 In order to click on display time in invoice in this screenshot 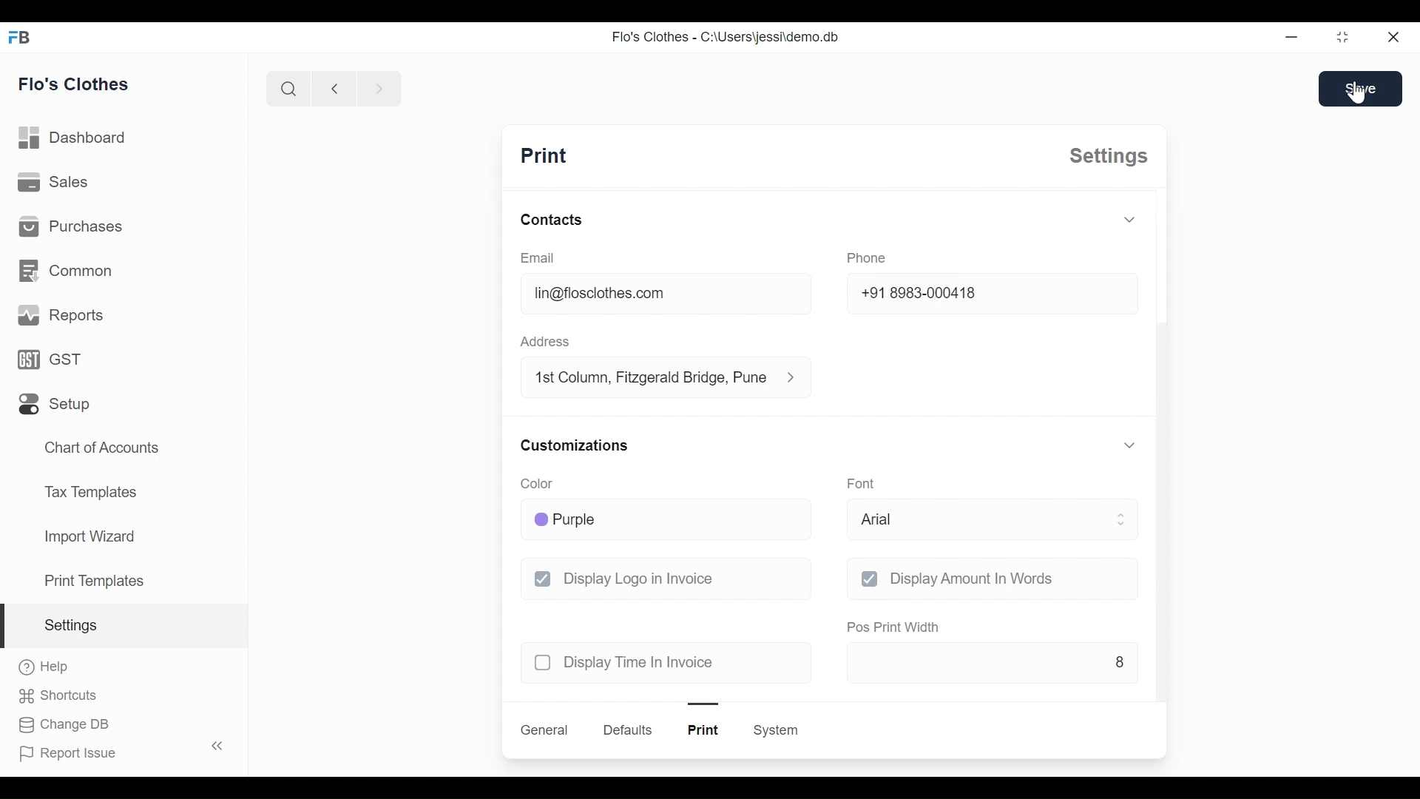, I will do `click(643, 663)`.